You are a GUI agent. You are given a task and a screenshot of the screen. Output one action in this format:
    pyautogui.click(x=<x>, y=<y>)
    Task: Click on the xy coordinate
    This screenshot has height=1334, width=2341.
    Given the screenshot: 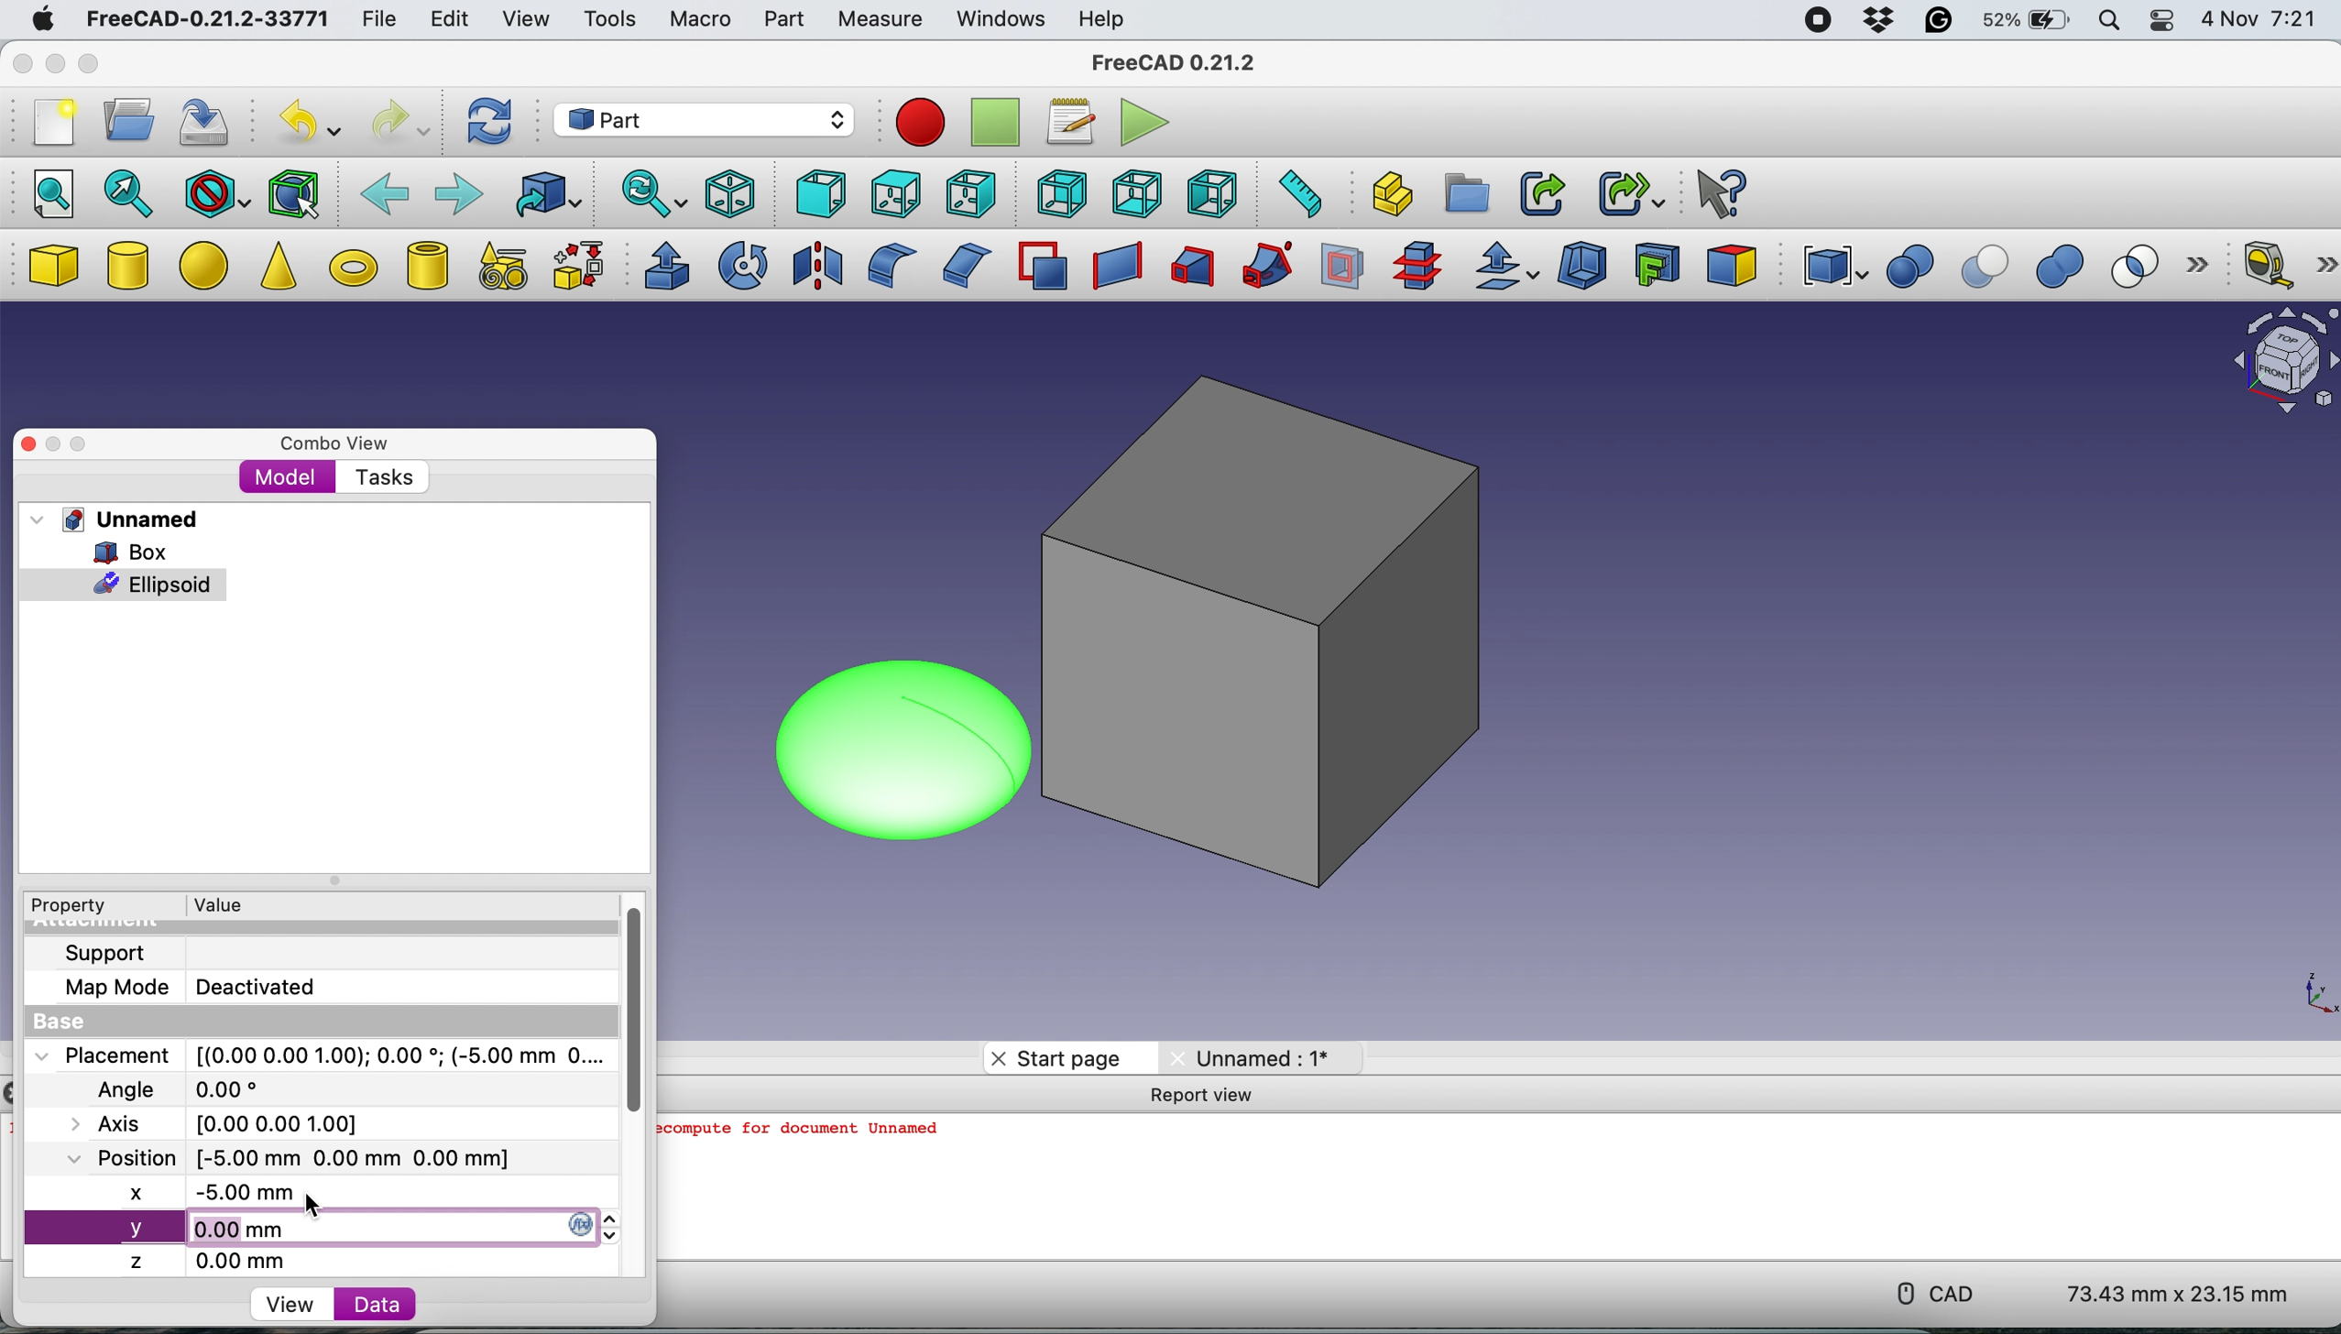 What is the action you would take?
    pyautogui.click(x=2302, y=990)
    